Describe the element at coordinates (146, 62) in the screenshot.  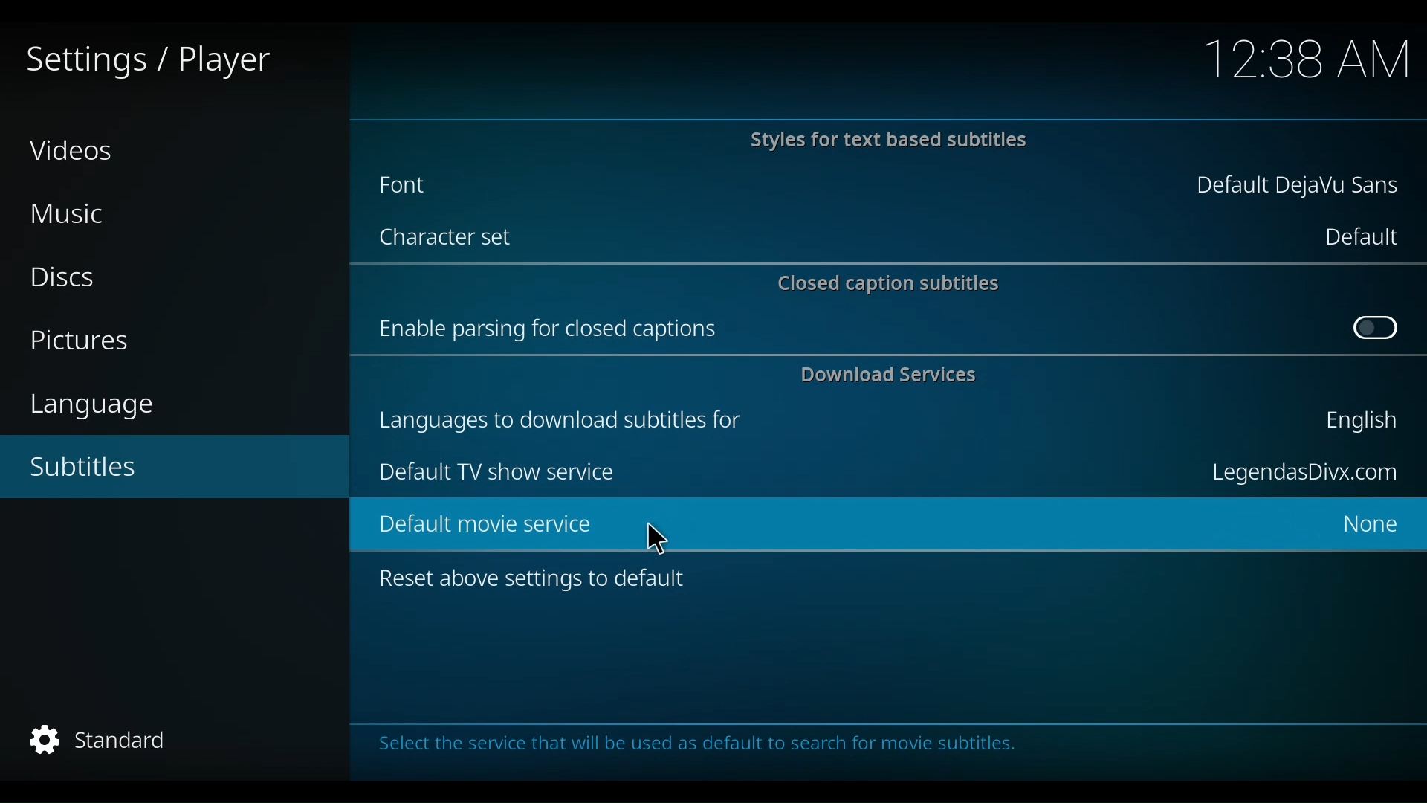
I see `Settings/player` at that location.